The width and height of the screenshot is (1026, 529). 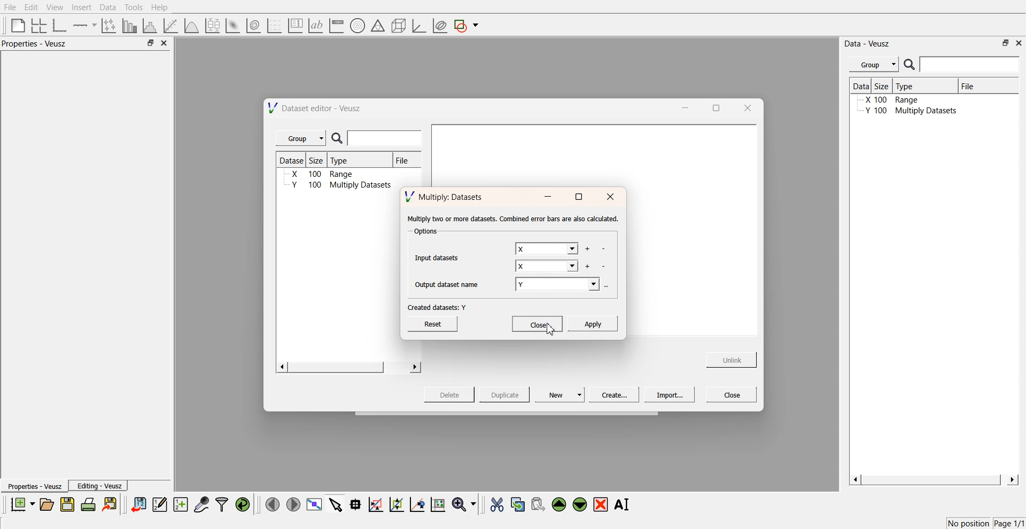 What do you see at coordinates (293, 160) in the screenshot?
I see `Dataset` at bounding box center [293, 160].